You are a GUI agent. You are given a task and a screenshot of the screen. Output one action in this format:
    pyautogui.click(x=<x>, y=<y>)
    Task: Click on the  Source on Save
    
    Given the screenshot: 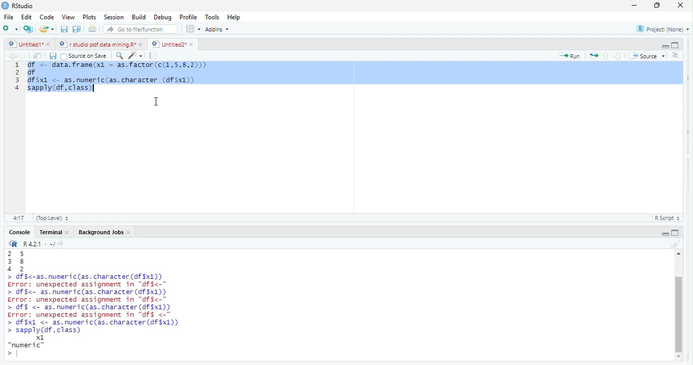 What is the action you would take?
    pyautogui.click(x=86, y=56)
    